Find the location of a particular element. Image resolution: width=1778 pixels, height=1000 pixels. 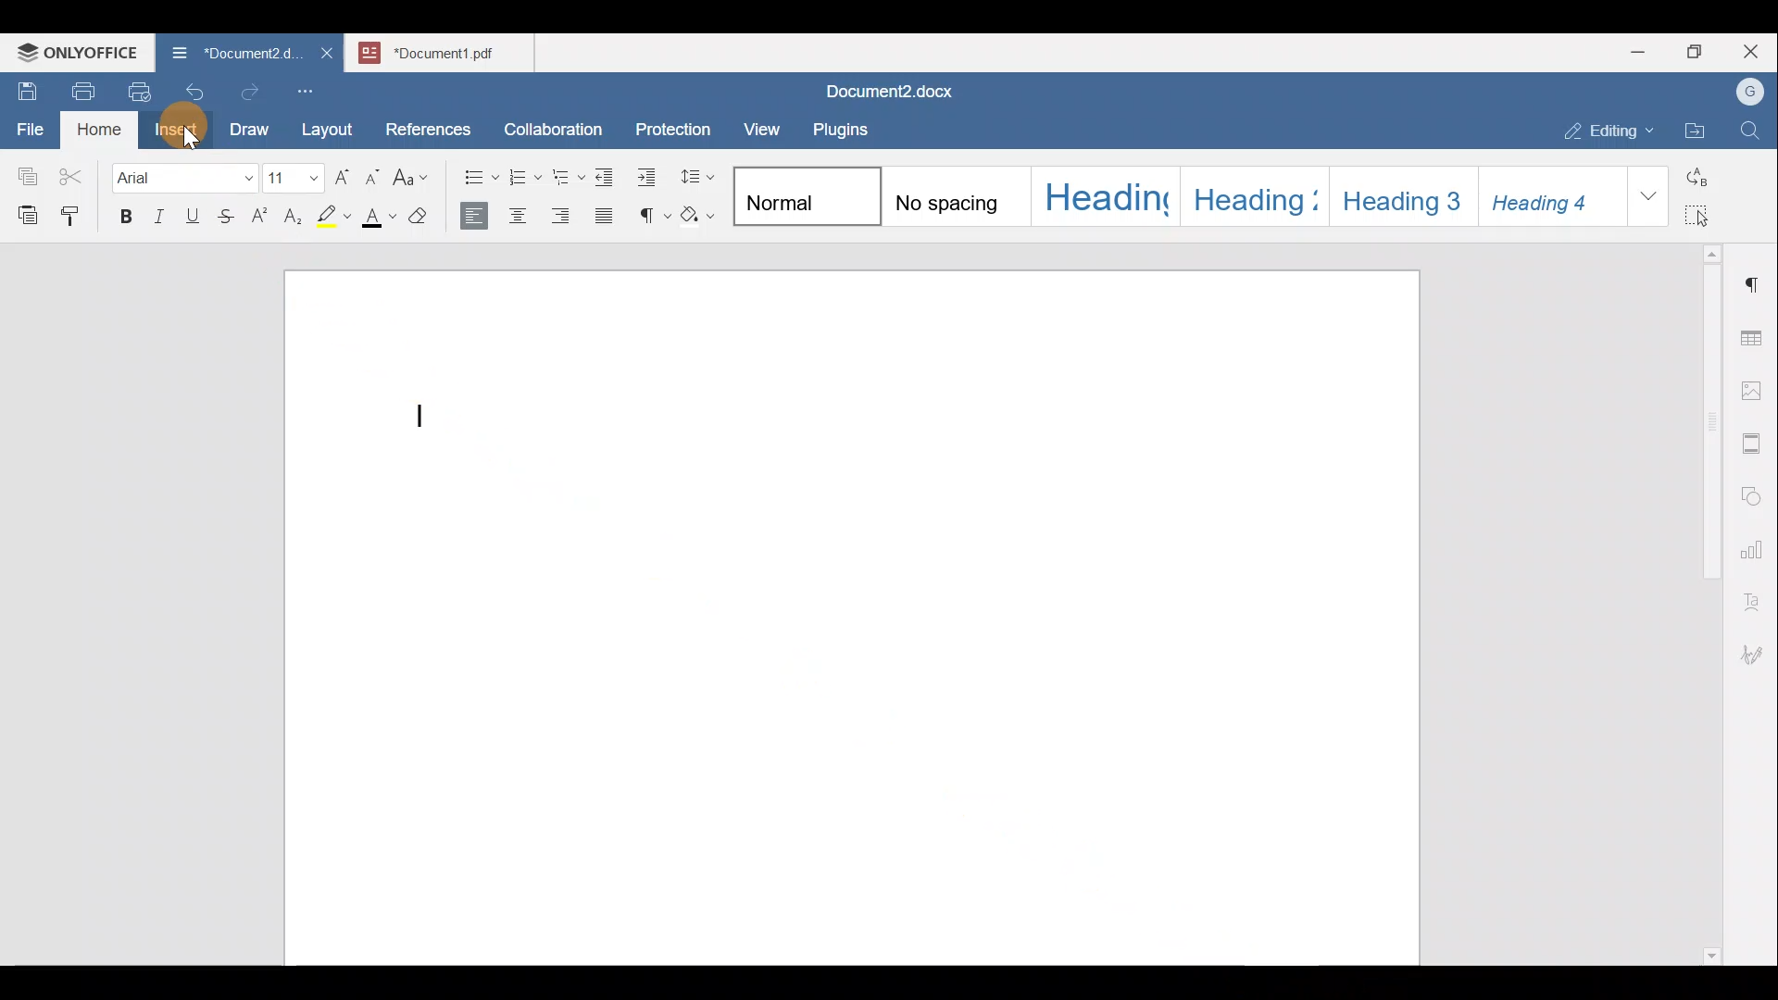

Document2.docx is located at coordinates (890, 88).